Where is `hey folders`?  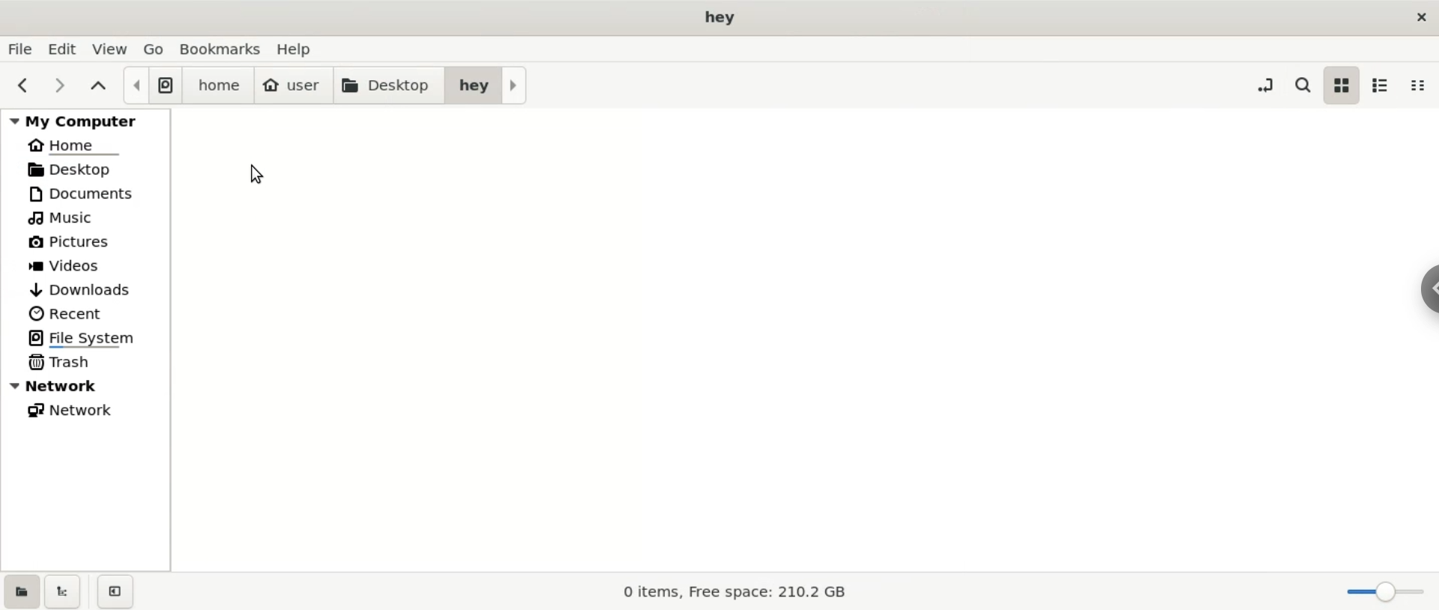 hey folders is located at coordinates (486, 85).